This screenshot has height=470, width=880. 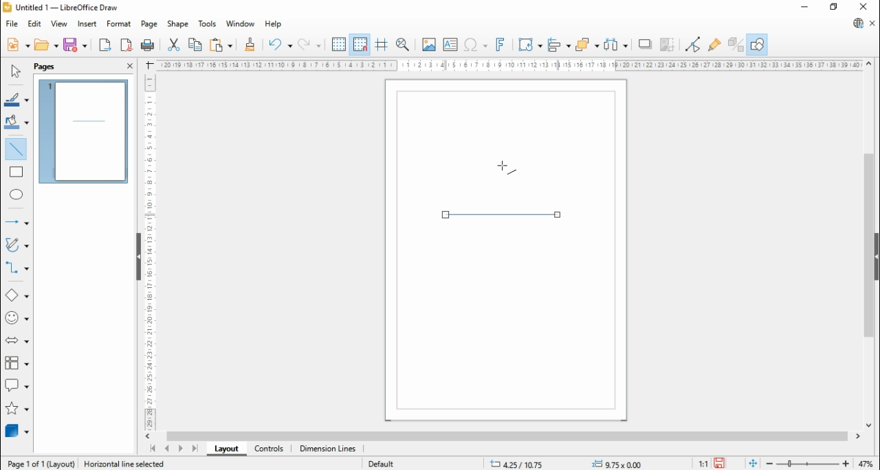 What do you see at coordinates (16, 148) in the screenshot?
I see `insert line` at bounding box center [16, 148].